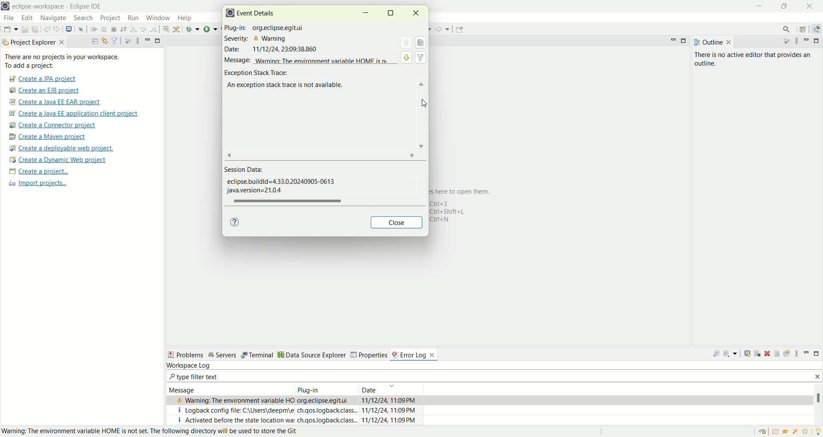  I want to click on an exception stack trace is not available., so click(287, 85).